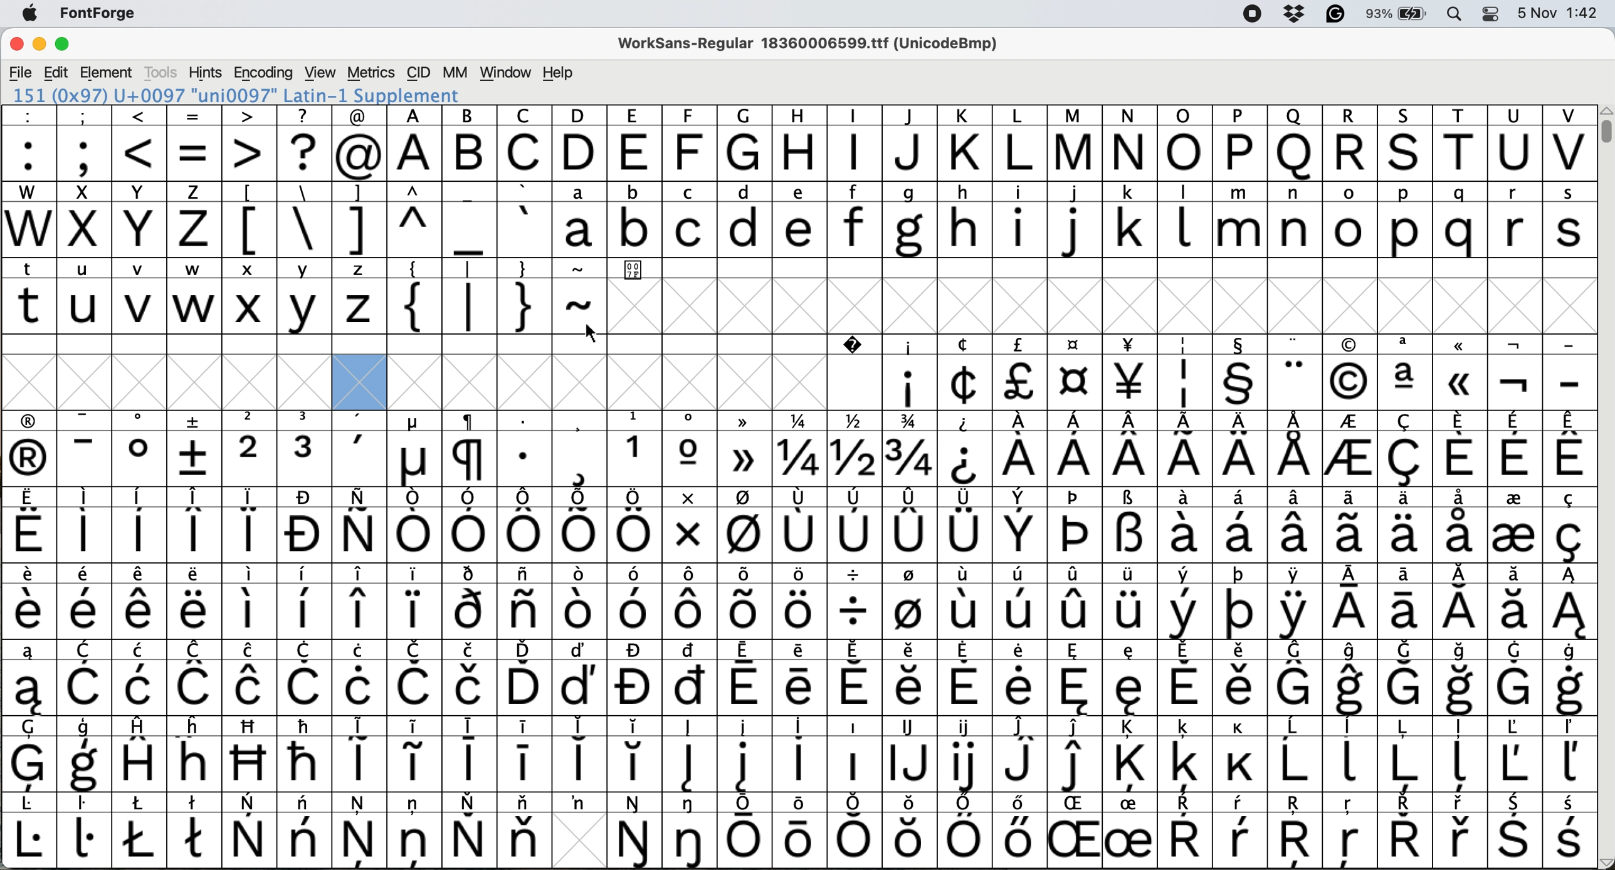 The width and height of the screenshot is (1615, 870). What do you see at coordinates (63, 47) in the screenshot?
I see `maximise` at bounding box center [63, 47].